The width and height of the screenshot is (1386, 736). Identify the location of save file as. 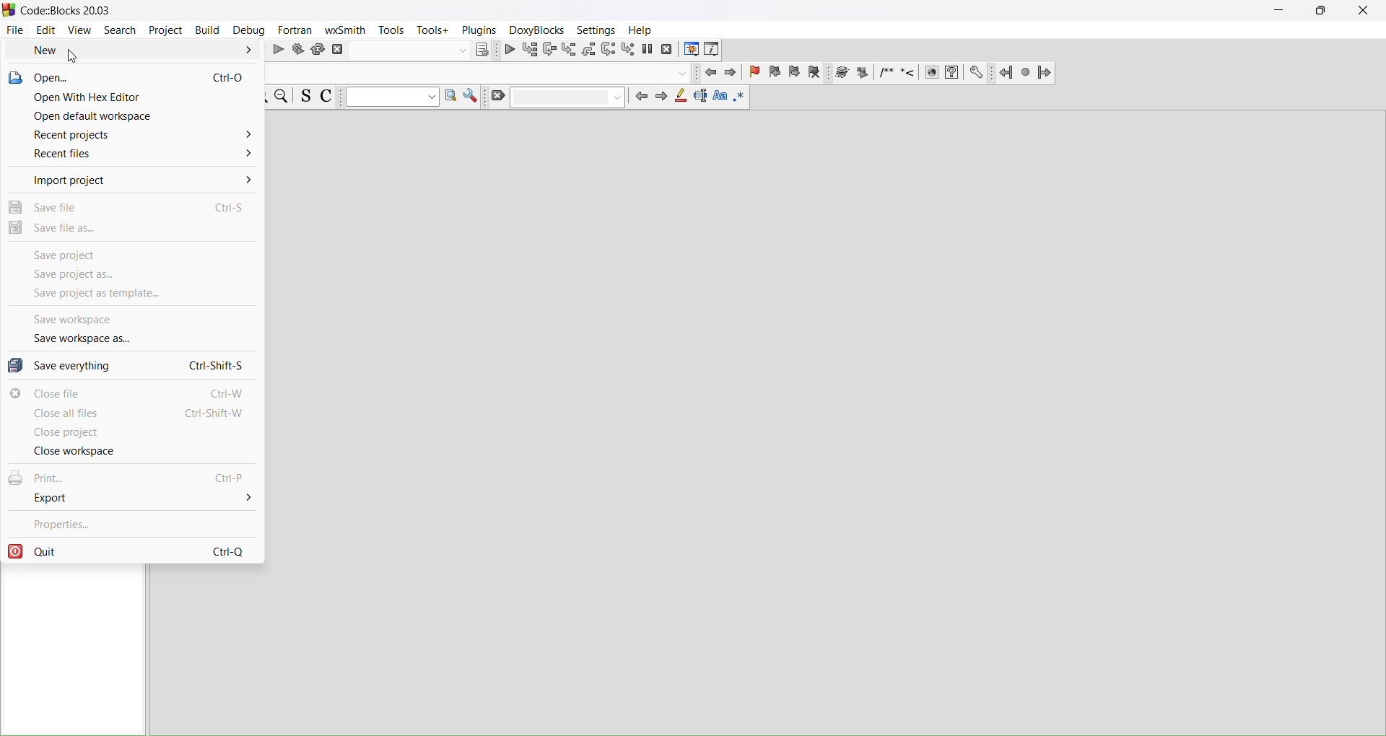
(134, 230).